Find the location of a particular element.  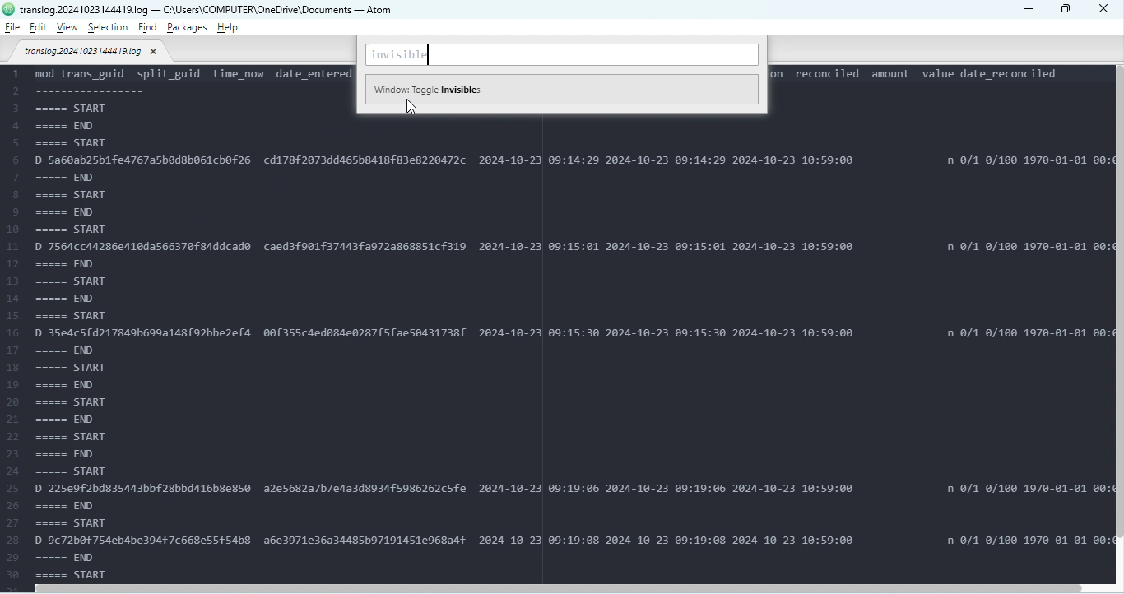

Minimize is located at coordinates (1027, 8).